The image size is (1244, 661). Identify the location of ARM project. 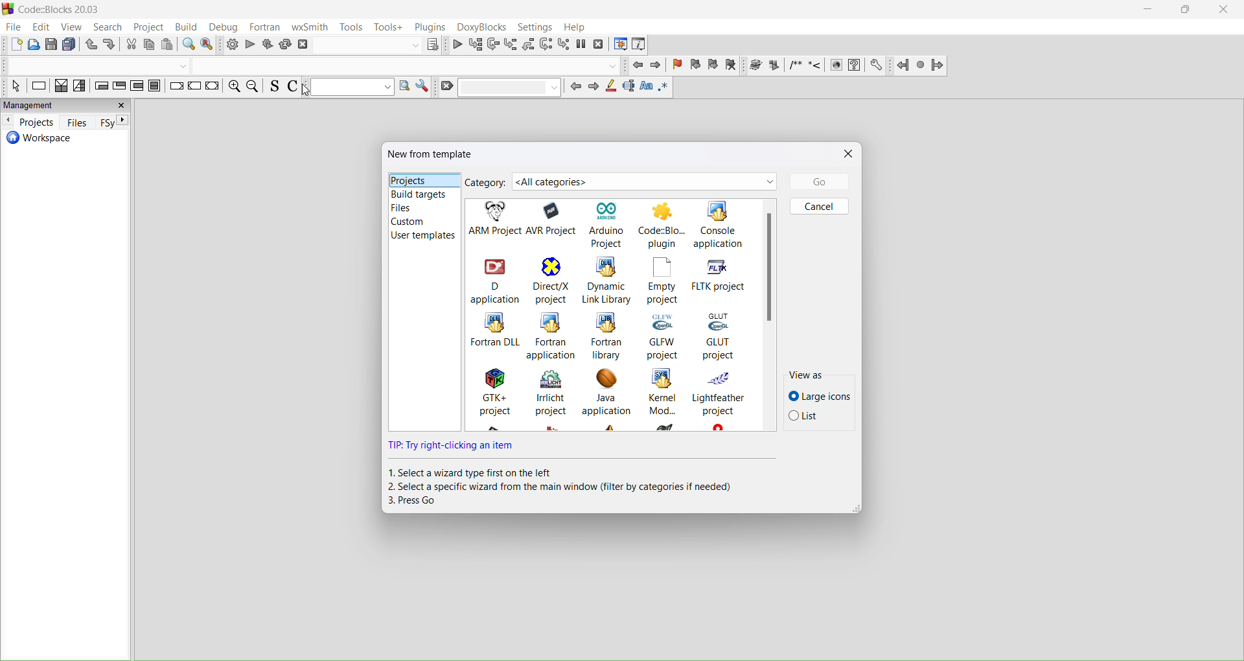
(494, 219).